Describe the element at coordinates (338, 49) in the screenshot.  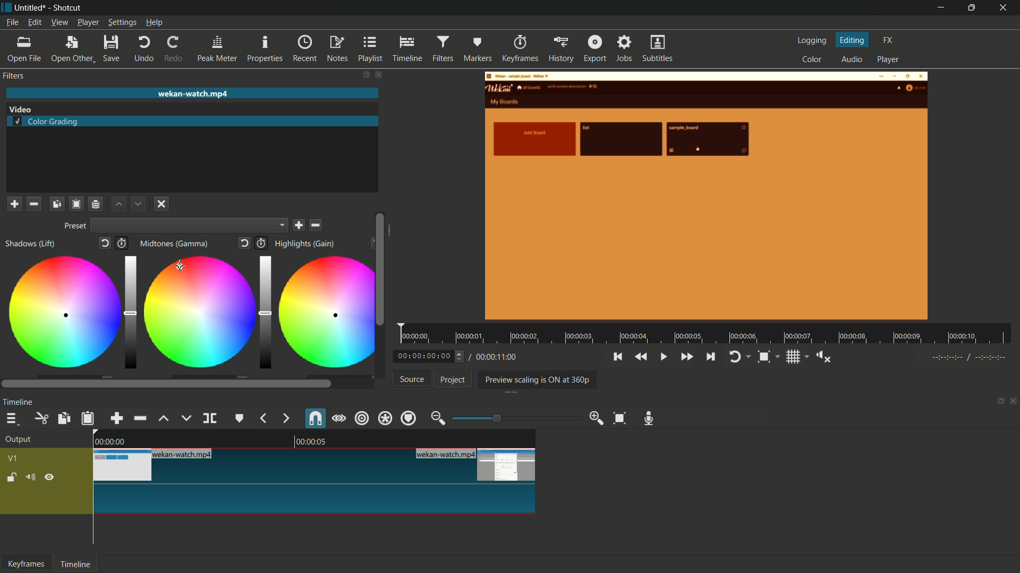
I see `notes` at that location.